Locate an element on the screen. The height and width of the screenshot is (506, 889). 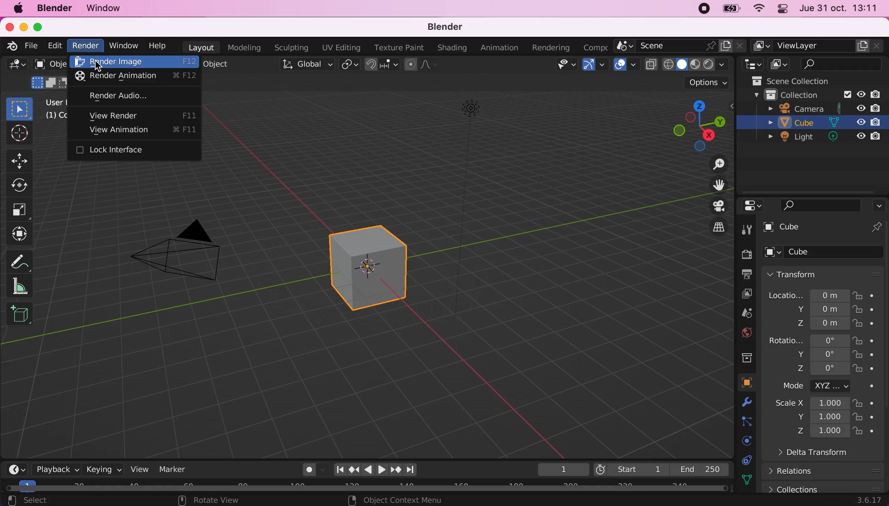
rotate is located at coordinates (21, 184).